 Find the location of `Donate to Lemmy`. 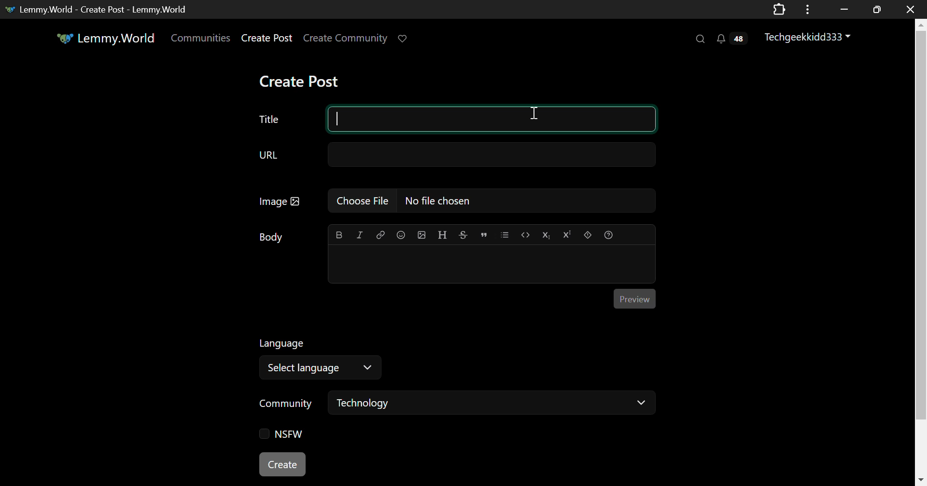

Donate to Lemmy is located at coordinates (404, 39).